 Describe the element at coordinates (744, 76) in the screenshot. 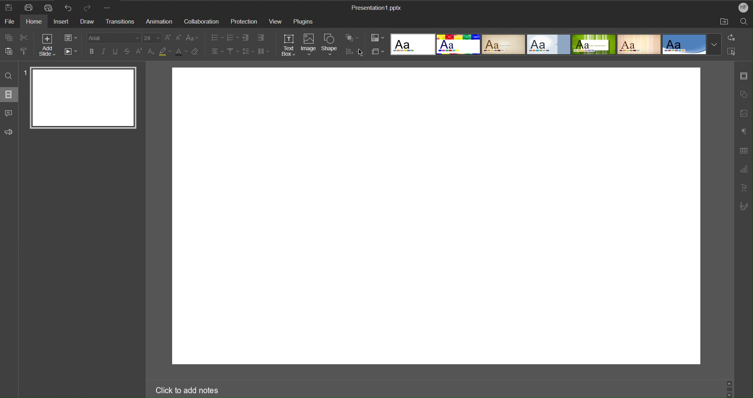

I see `Slide Settings` at that location.